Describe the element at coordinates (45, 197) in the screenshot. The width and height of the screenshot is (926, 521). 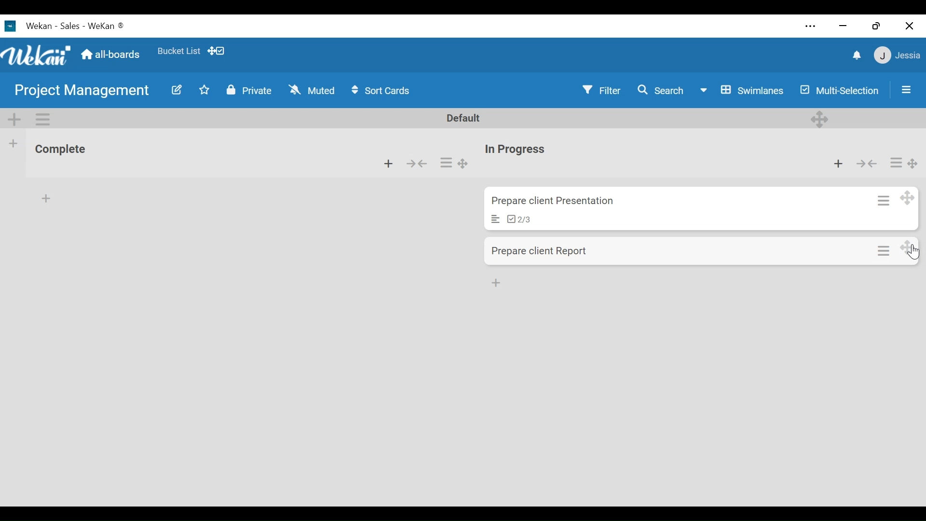
I see `Add card at the bottom of the list` at that location.